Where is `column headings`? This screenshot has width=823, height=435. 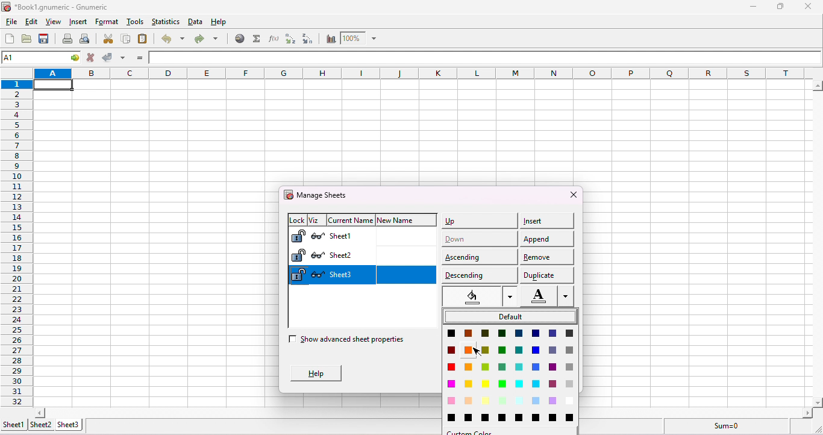 column headings is located at coordinates (425, 73).